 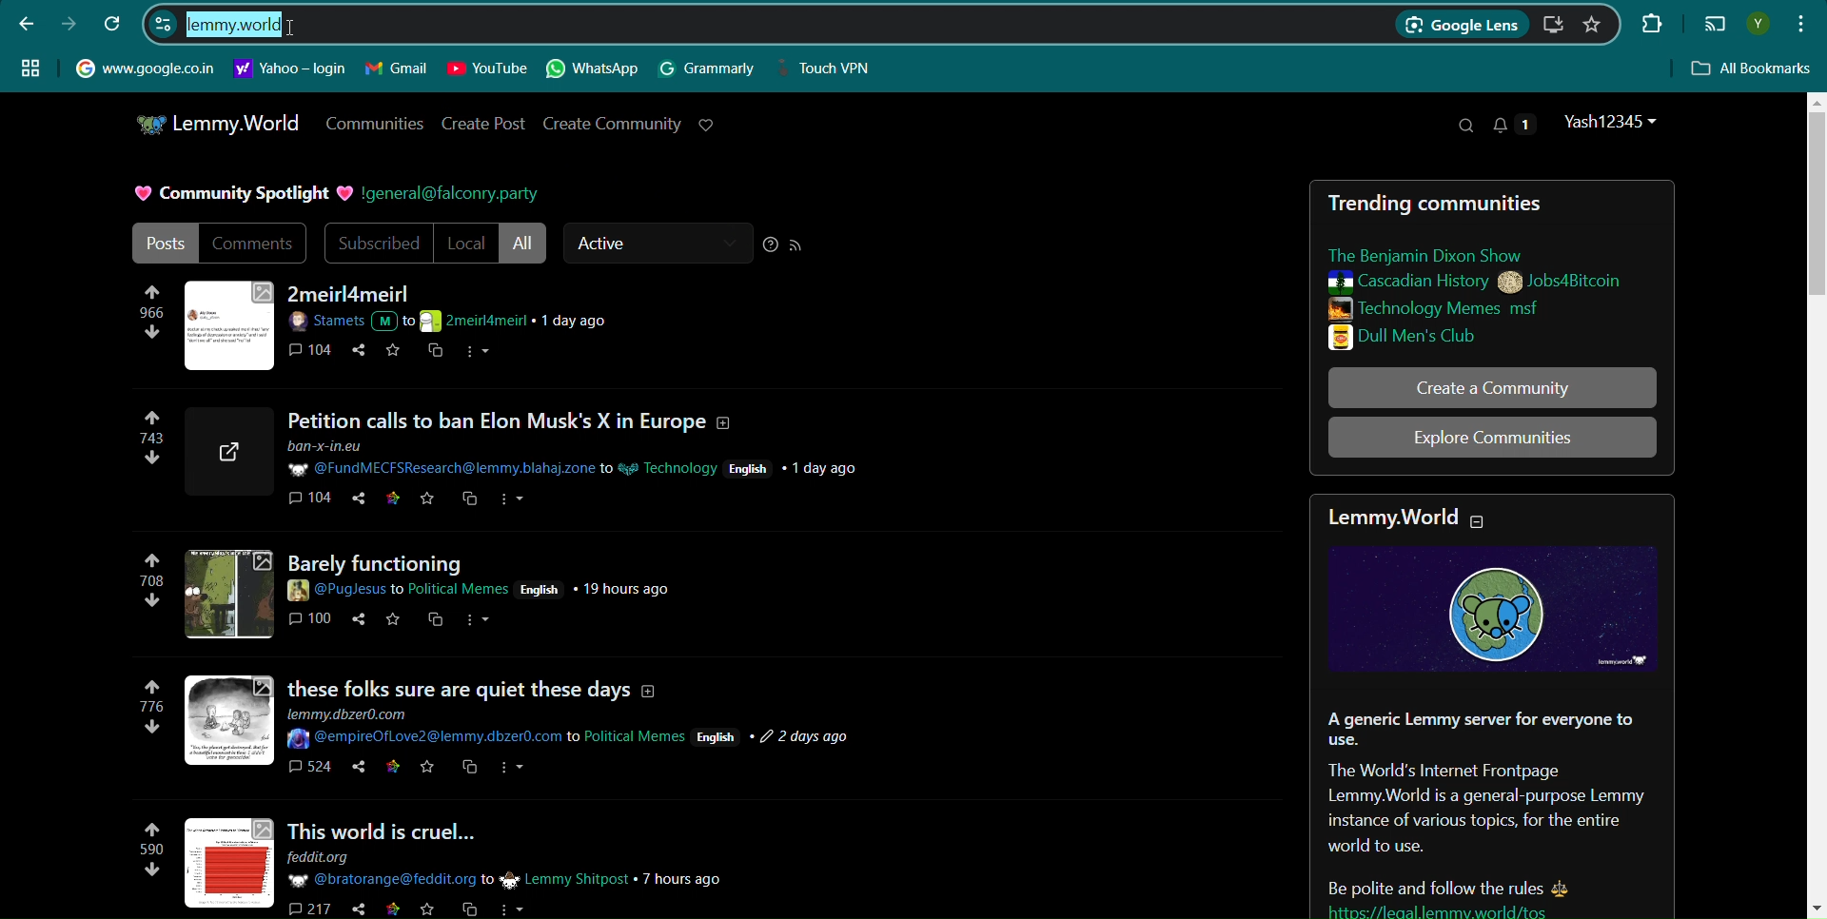 What do you see at coordinates (1592, 24) in the screenshot?
I see `Bookmark this tab` at bounding box center [1592, 24].